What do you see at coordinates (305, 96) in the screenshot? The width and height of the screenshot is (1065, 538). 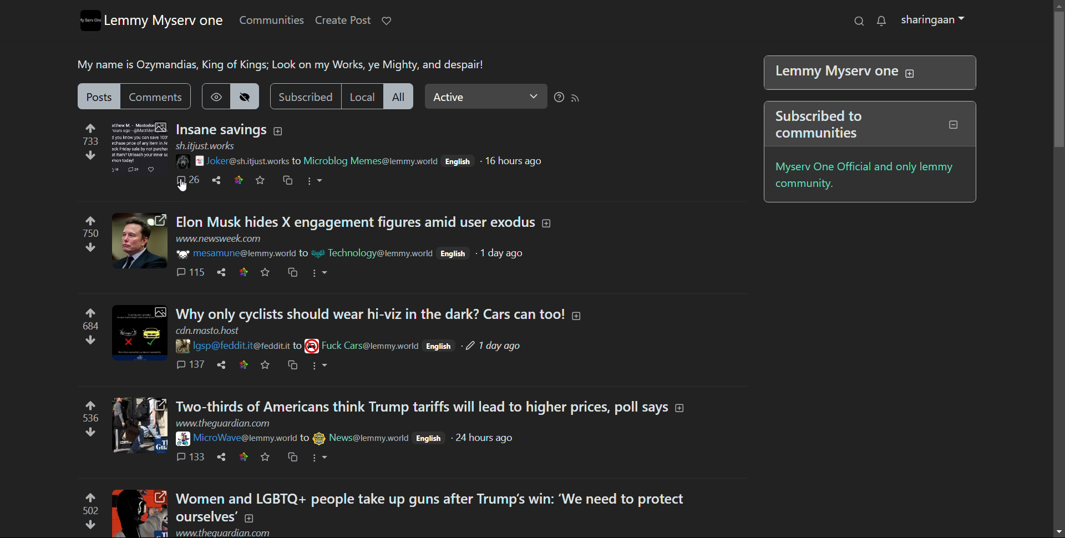 I see `subscribed` at bounding box center [305, 96].